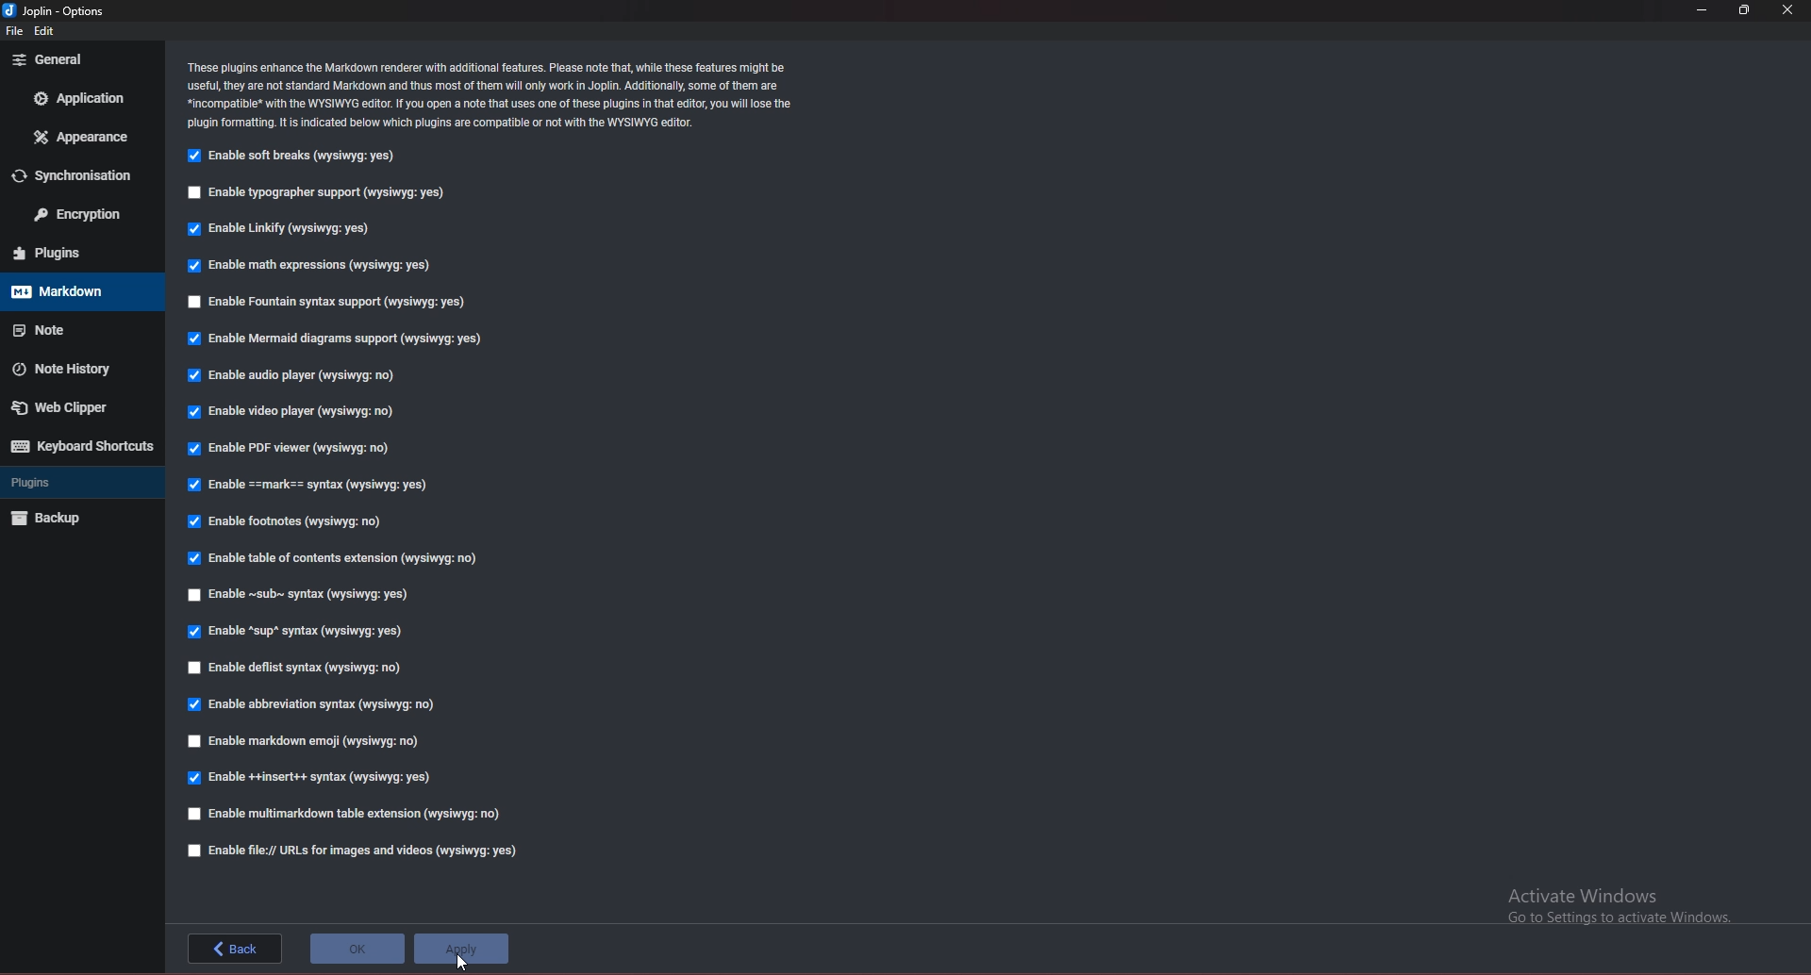 This screenshot has height=975, width=1811. I want to click on note, so click(76, 327).